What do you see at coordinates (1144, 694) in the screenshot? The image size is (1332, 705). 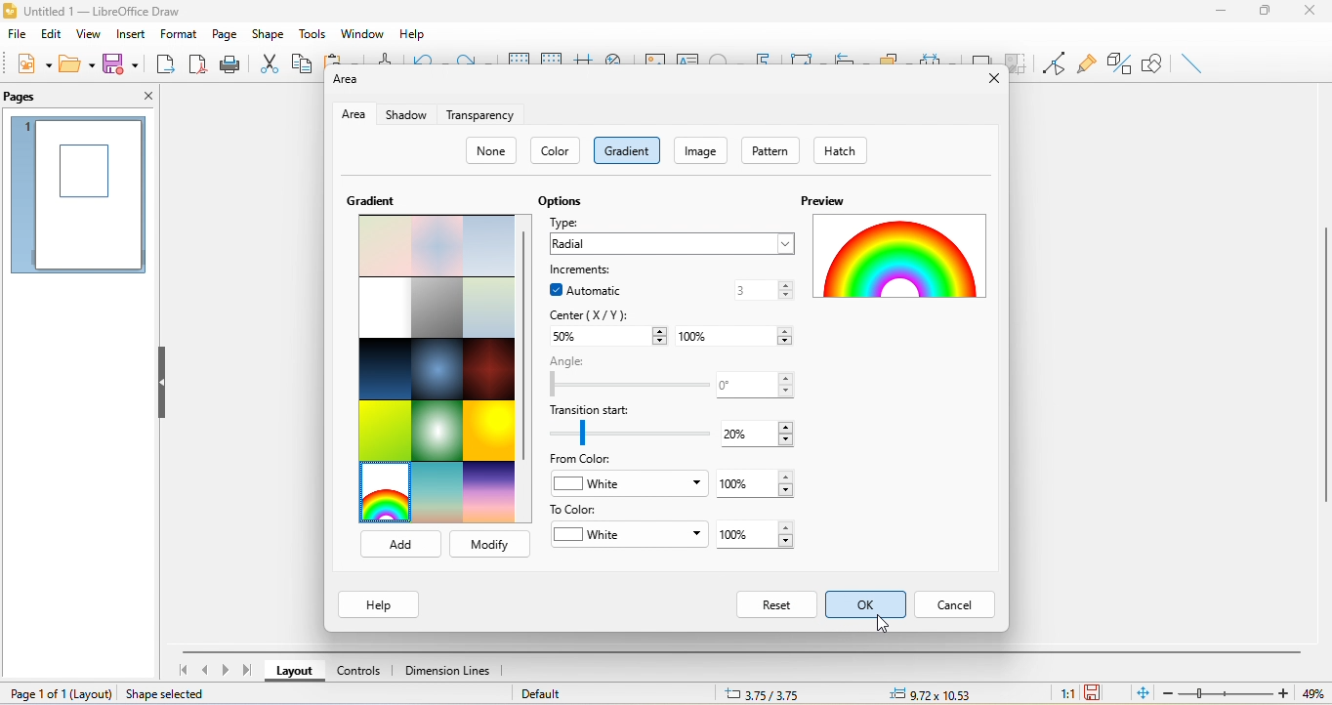 I see `fit to the current window` at bounding box center [1144, 694].